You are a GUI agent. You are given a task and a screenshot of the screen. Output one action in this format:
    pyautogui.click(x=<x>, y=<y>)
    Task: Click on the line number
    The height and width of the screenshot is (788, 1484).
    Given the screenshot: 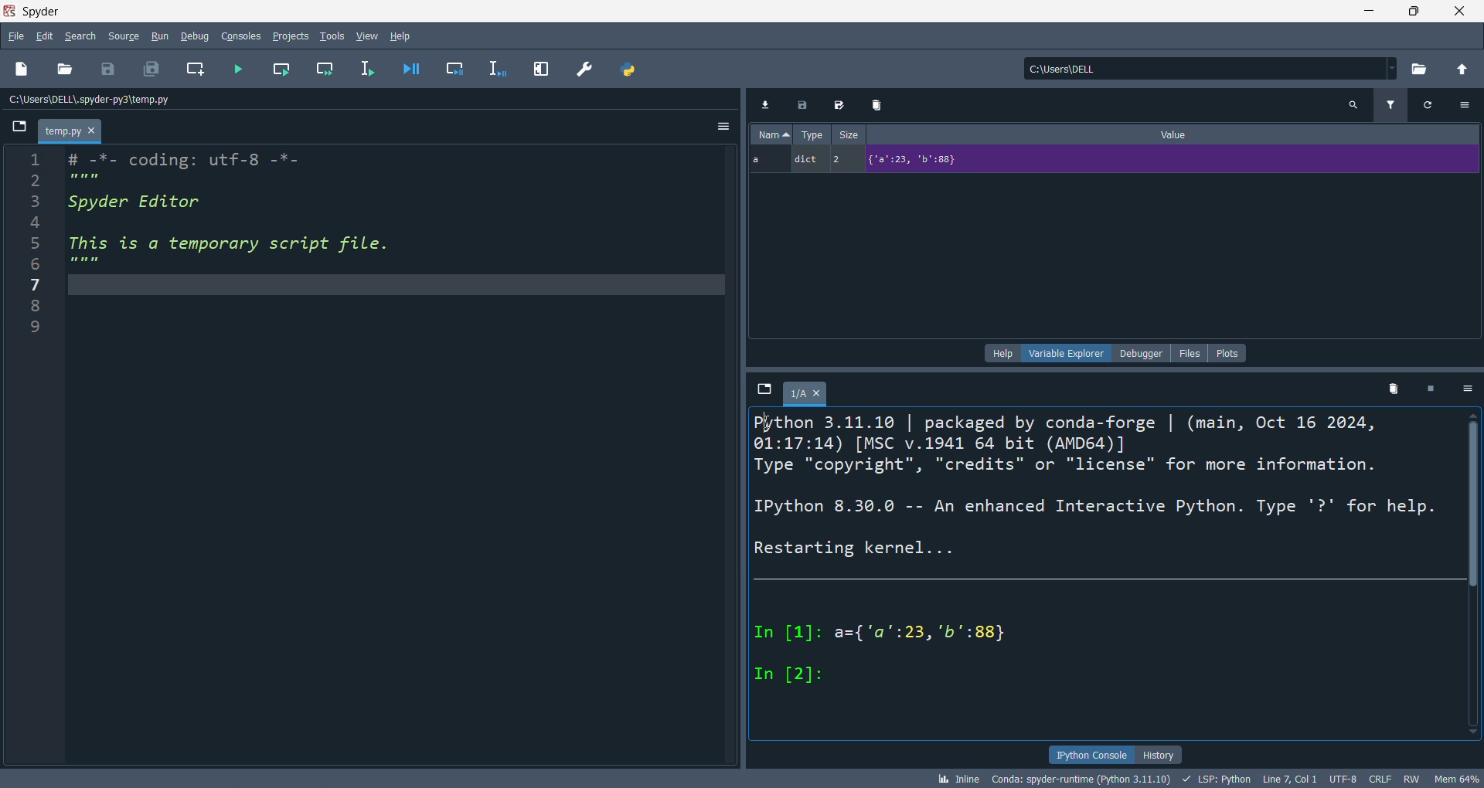 What is the action you would take?
    pyautogui.click(x=31, y=455)
    